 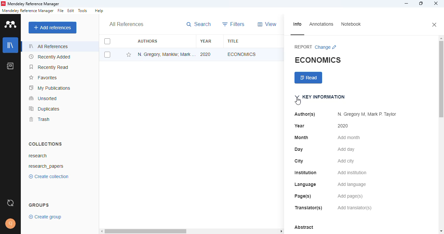 What do you see at coordinates (267, 24) in the screenshot?
I see `view` at bounding box center [267, 24].